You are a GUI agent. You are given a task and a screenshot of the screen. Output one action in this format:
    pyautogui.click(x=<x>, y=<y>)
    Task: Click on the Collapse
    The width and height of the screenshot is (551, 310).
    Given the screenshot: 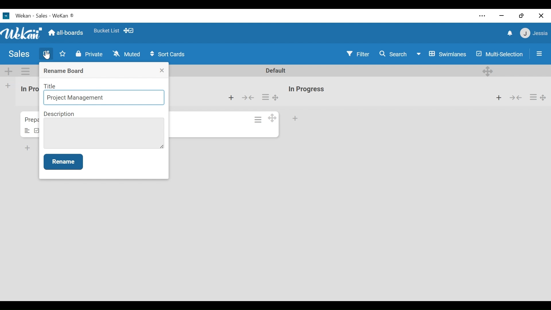 What is the action you would take?
    pyautogui.click(x=247, y=98)
    